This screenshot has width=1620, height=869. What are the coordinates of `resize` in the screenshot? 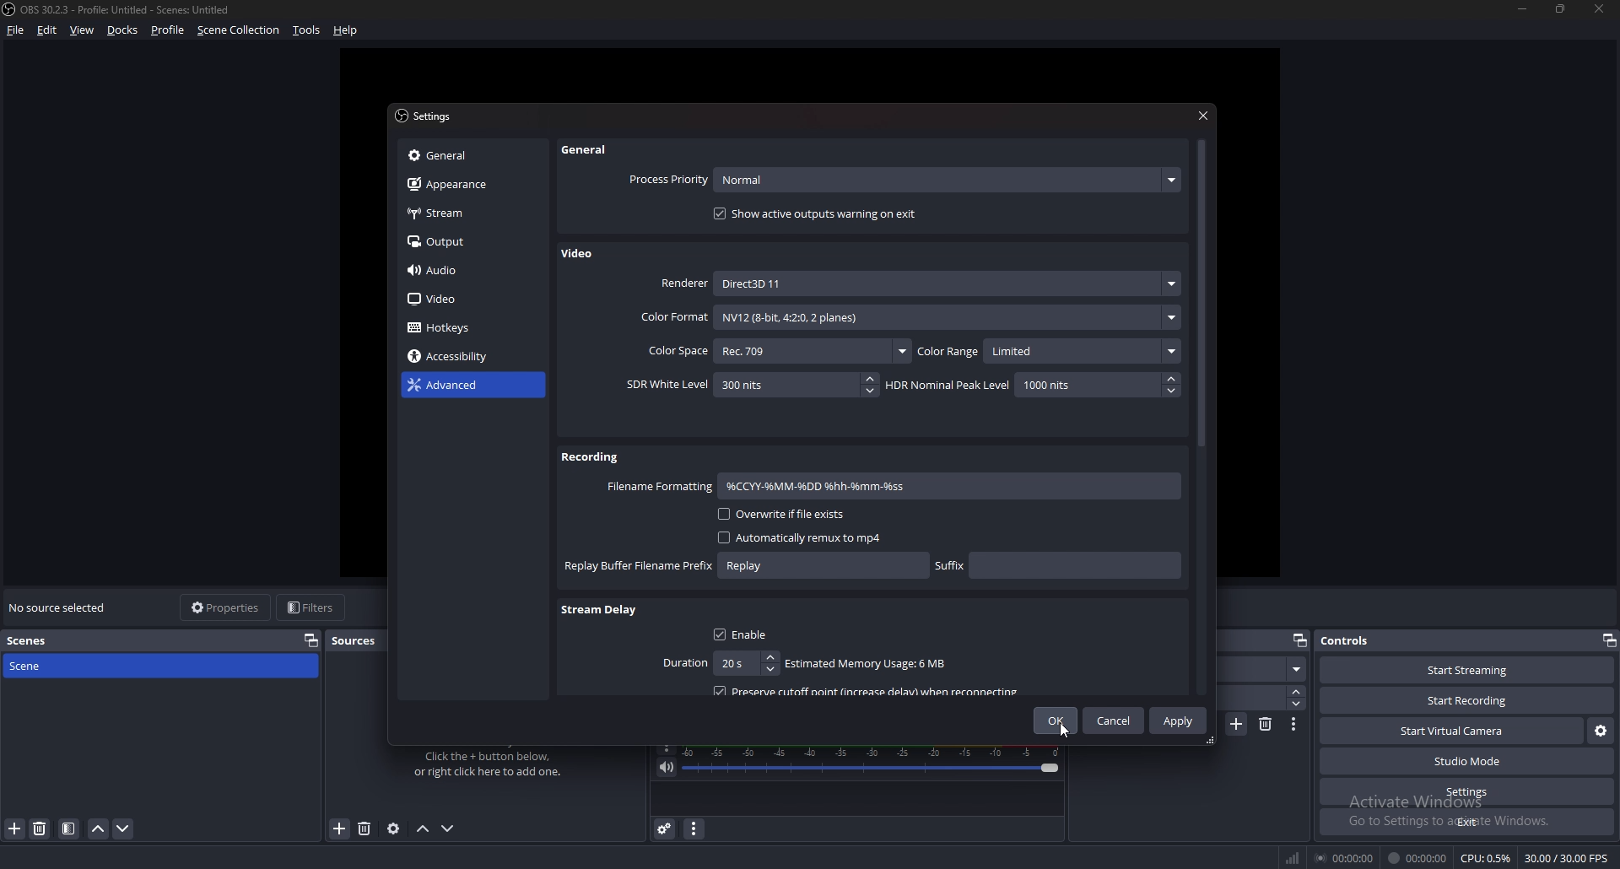 It's located at (1561, 8).